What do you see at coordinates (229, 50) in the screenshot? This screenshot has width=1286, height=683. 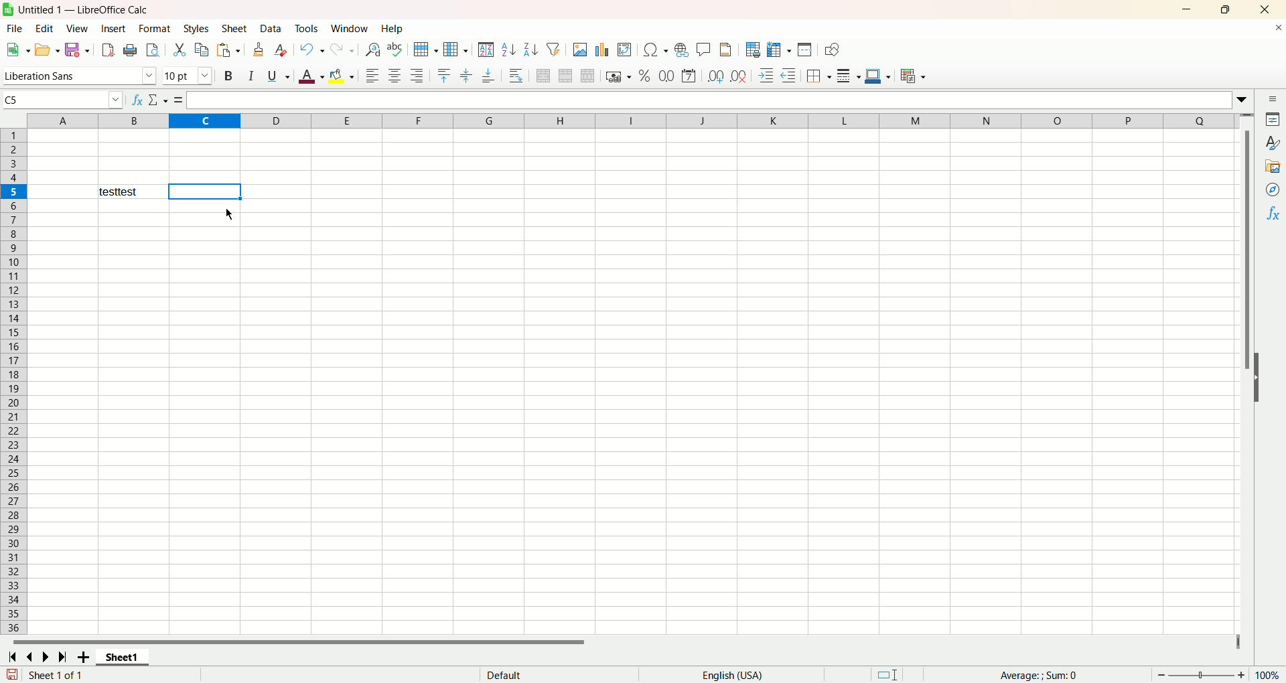 I see `paste` at bounding box center [229, 50].